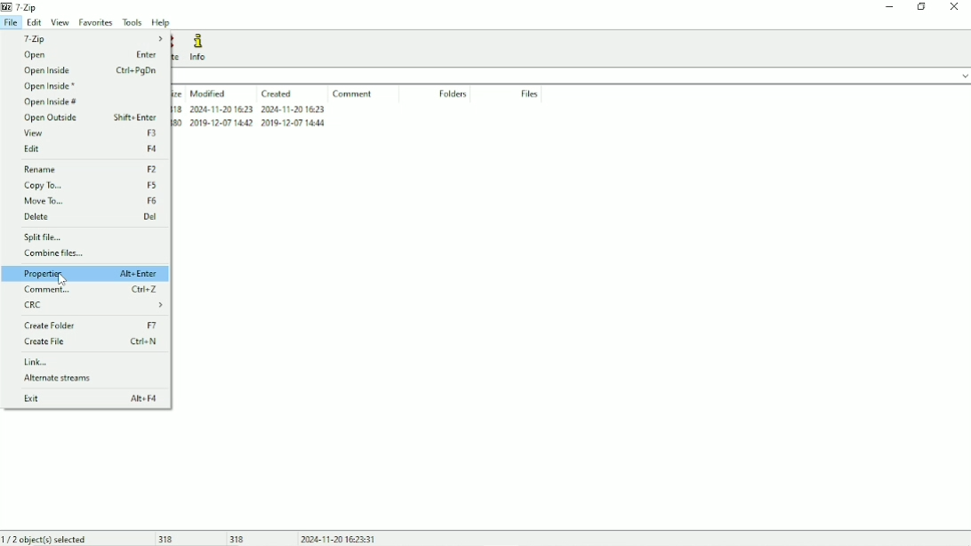 Image resolution: width=971 pixels, height=546 pixels. Describe the element at coordinates (56, 102) in the screenshot. I see `Open Inside #` at that location.